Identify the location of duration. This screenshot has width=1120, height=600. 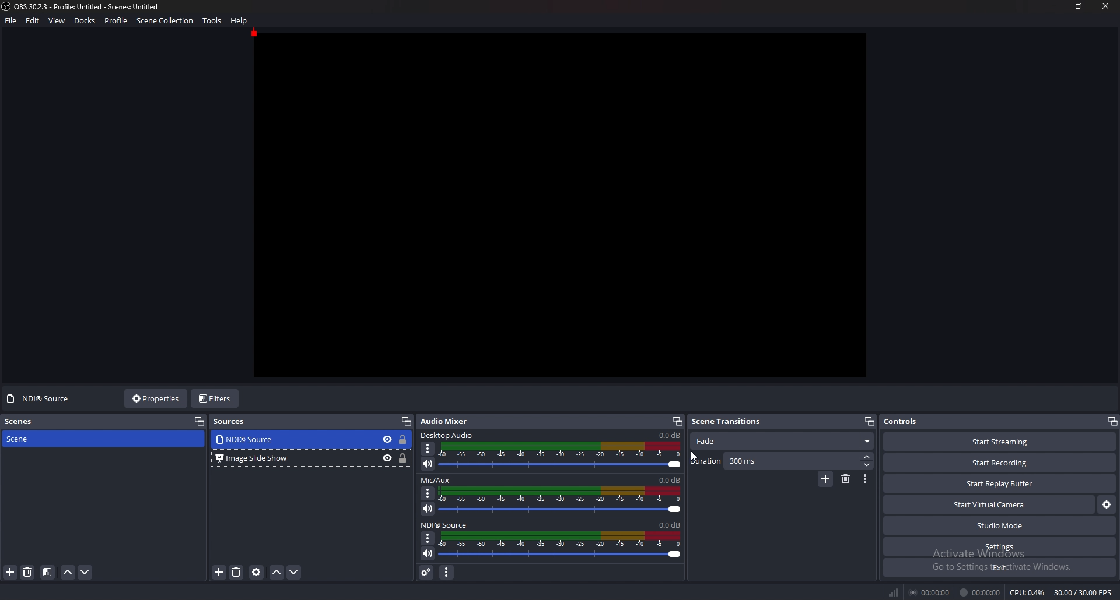
(775, 460).